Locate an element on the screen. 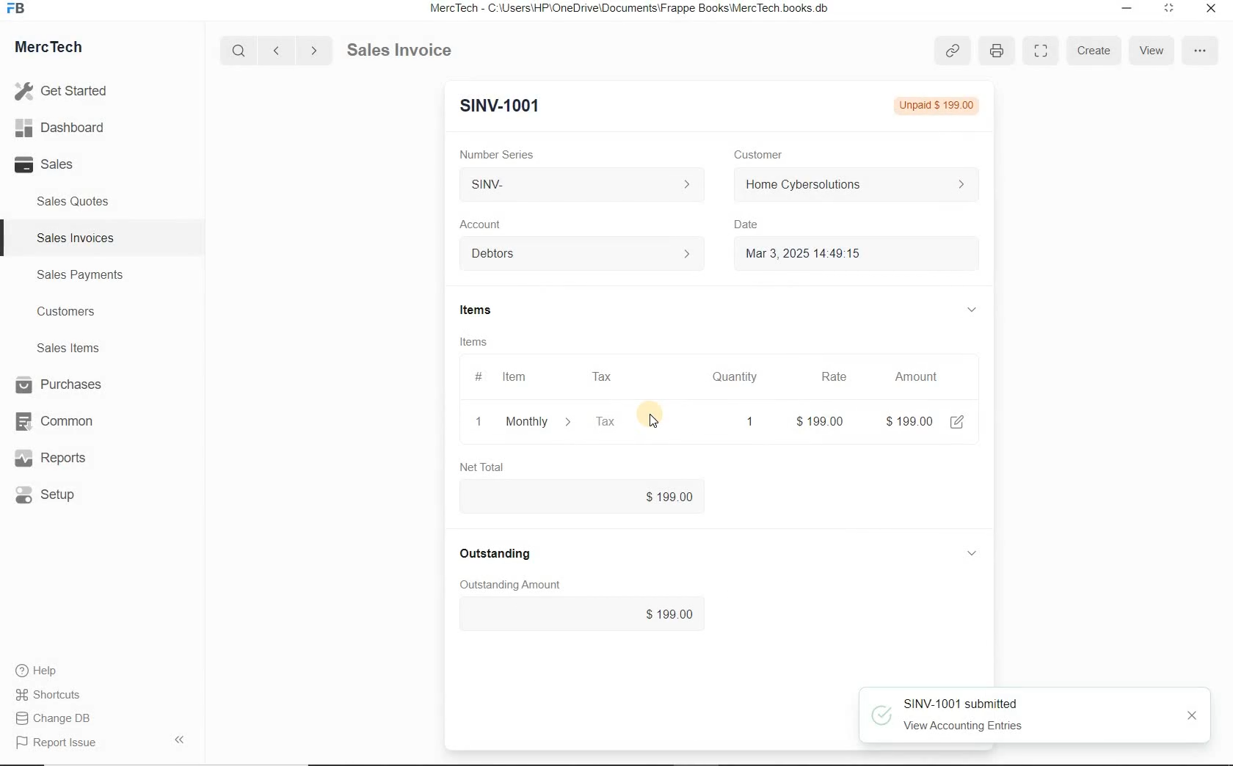 Image resolution: width=1233 pixels, height=766 pixels. Sales Items is located at coordinates (78, 348).